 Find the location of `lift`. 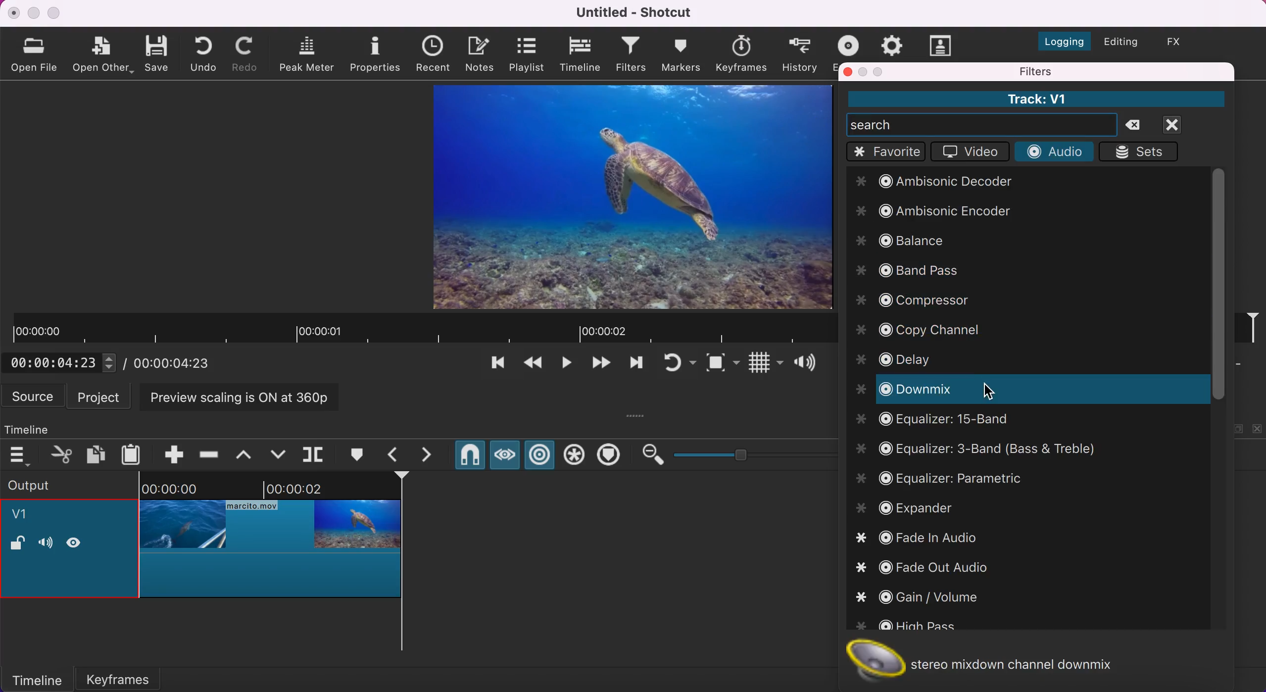

lift is located at coordinates (248, 454).